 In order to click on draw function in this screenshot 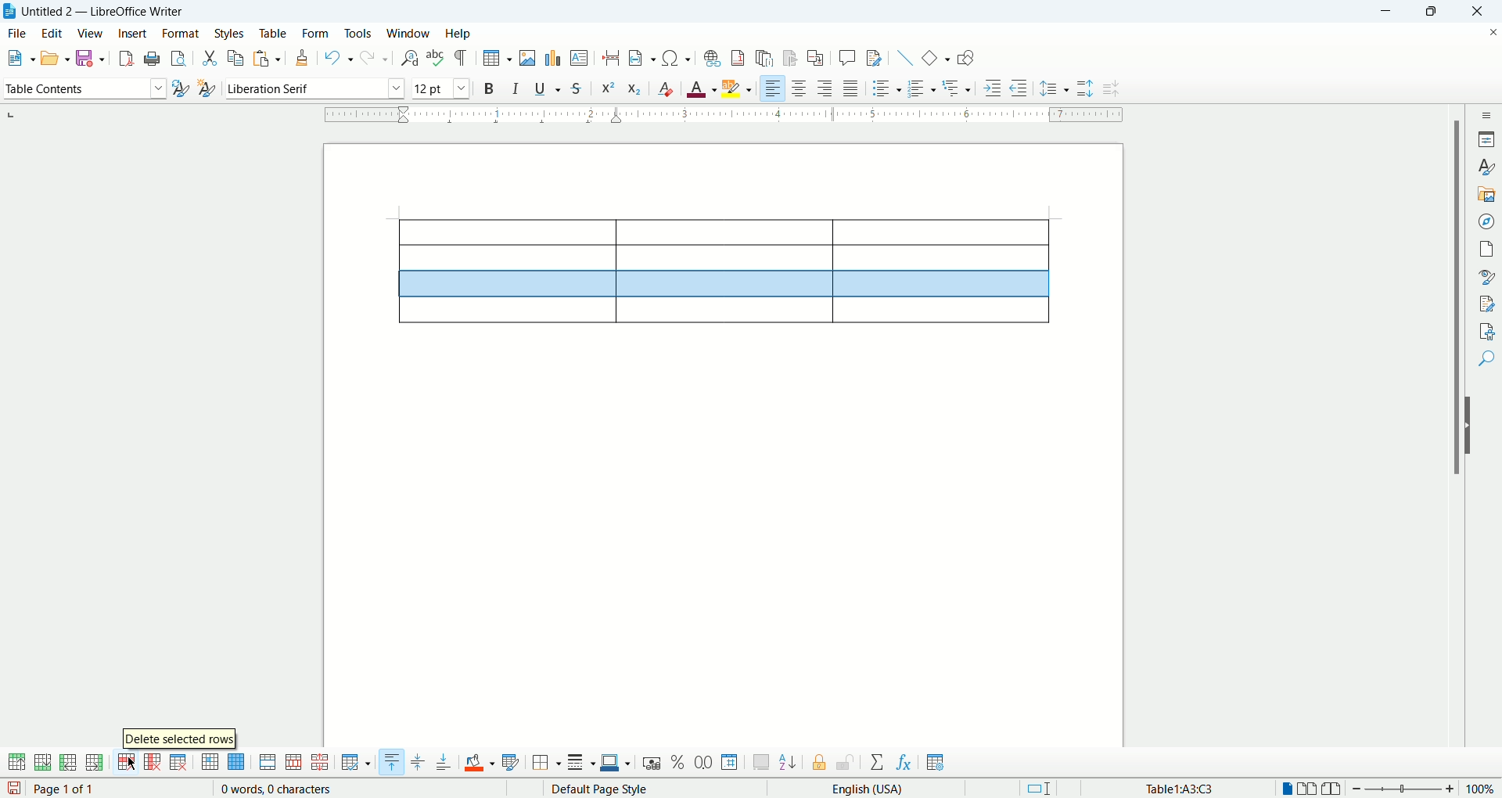, I will do `click(965, 56)`.